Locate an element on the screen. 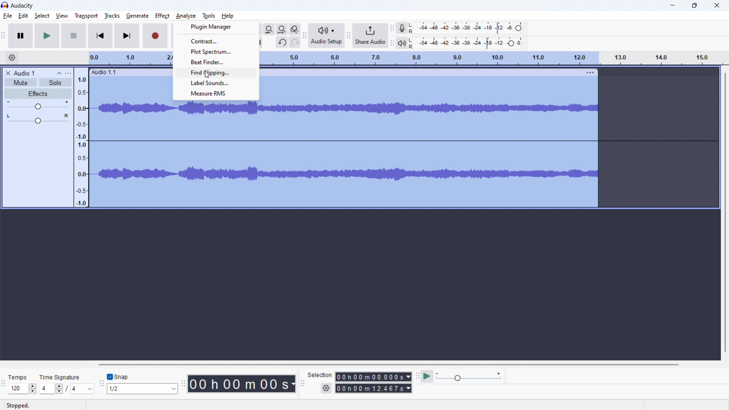 Image resolution: width=729 pixels, height=410 pixels. audio setup is located at coordinates (327, 36).